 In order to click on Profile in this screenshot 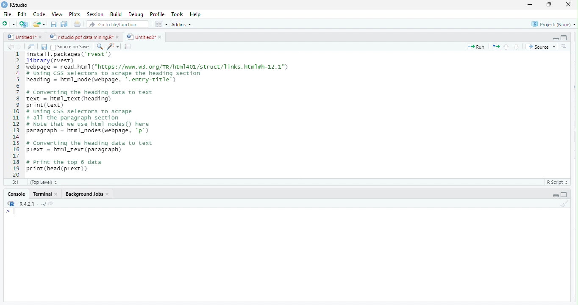, I will do `click(159, 15)`.